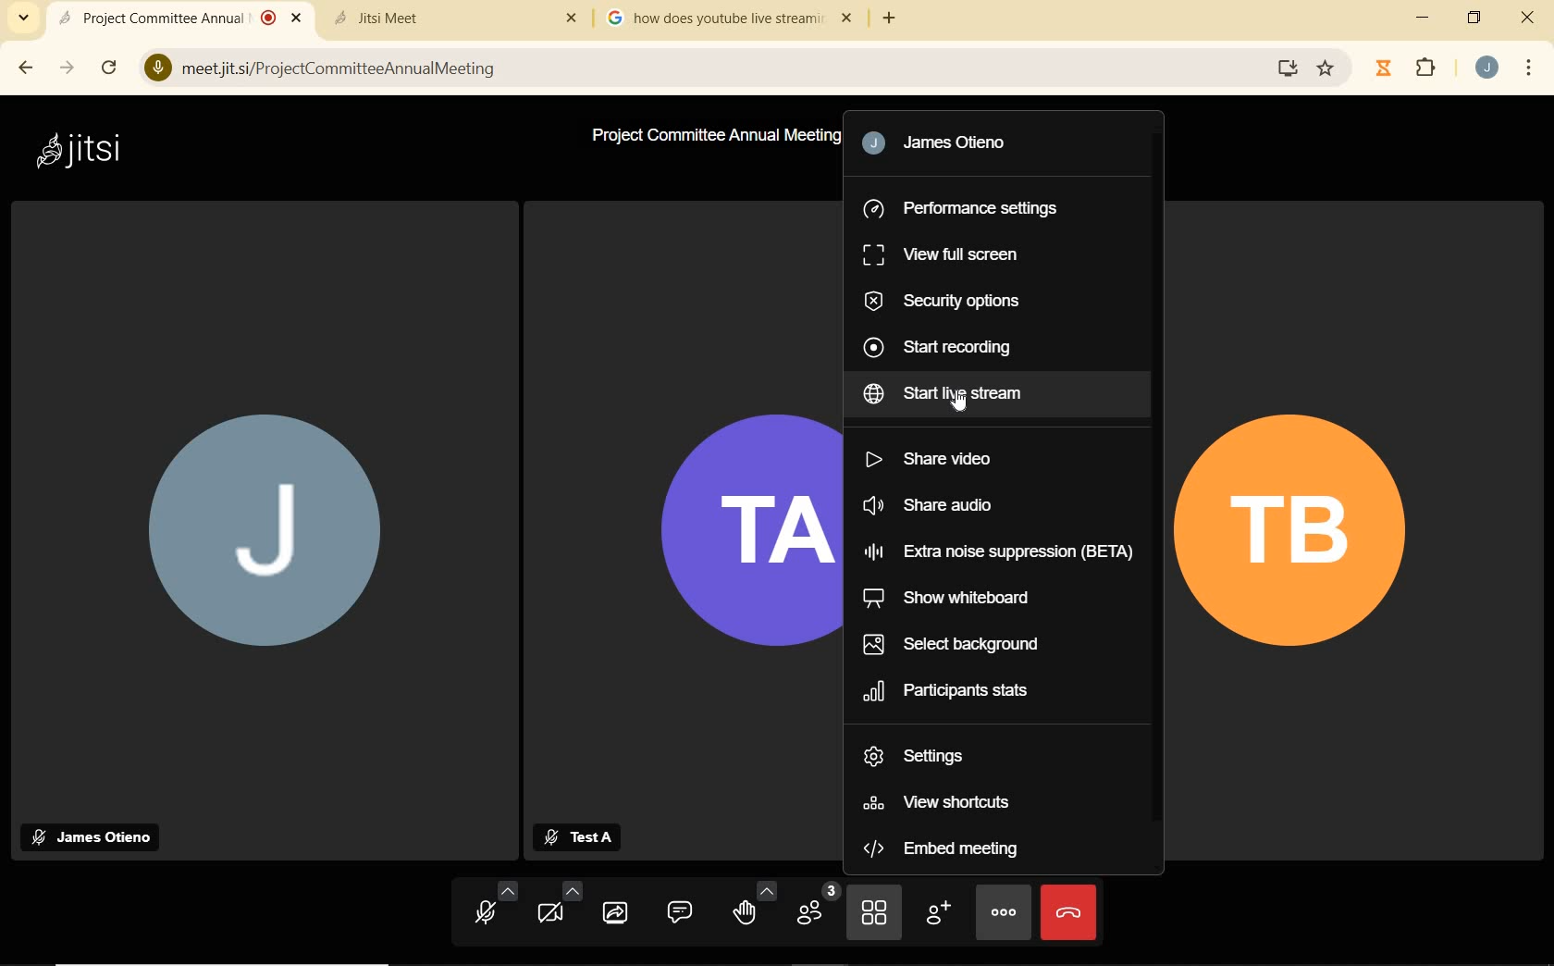  Describe the element at coordinates (1067, 912) in the screenshot. I see `leave meeting` at that location.